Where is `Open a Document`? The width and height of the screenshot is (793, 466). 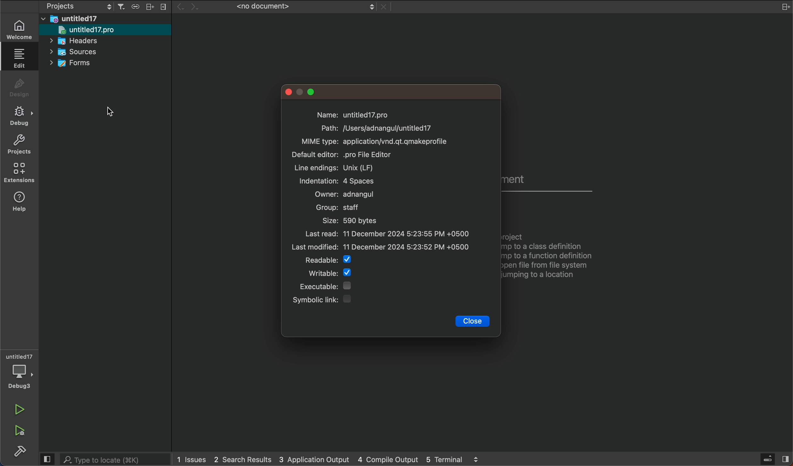
Open a Document is located at coordinates (554, 242).